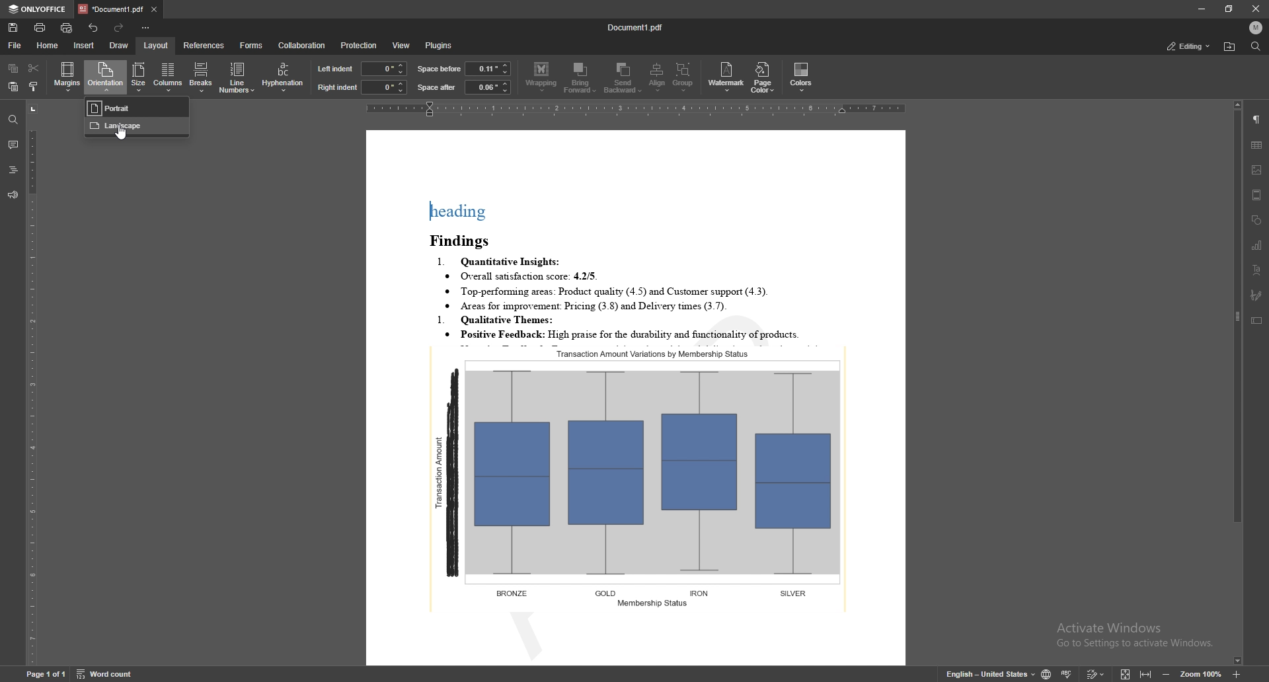  Describe the element at coordinates (1190, 46) in the screenshot. I see `status` at that location.